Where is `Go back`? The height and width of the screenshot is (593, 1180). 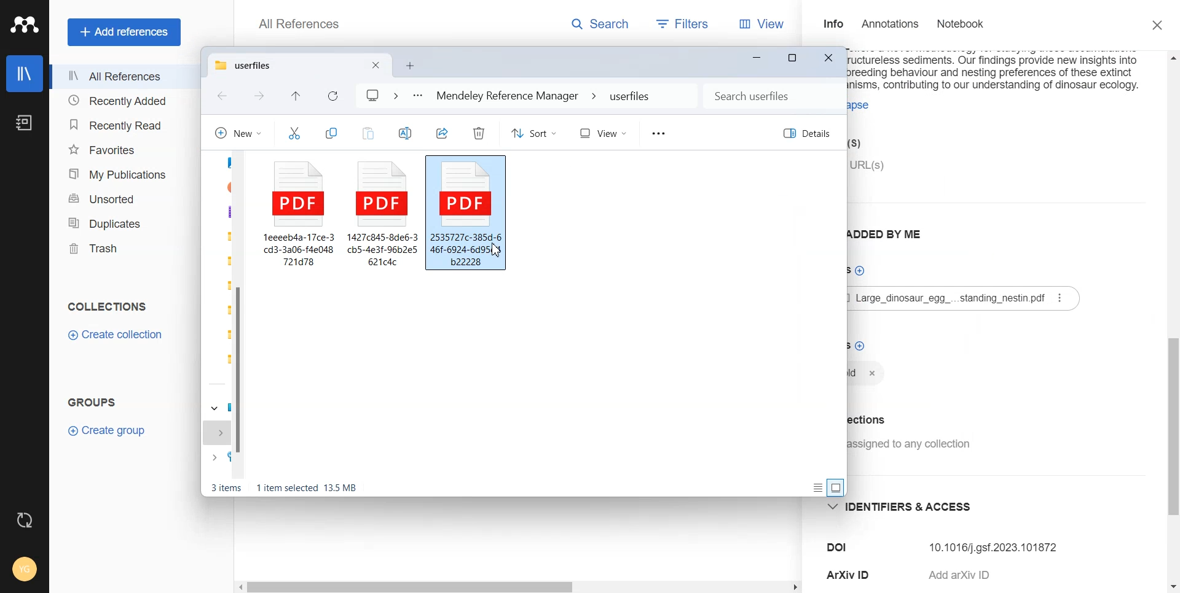 Go back is located at coordinates (224, 95).